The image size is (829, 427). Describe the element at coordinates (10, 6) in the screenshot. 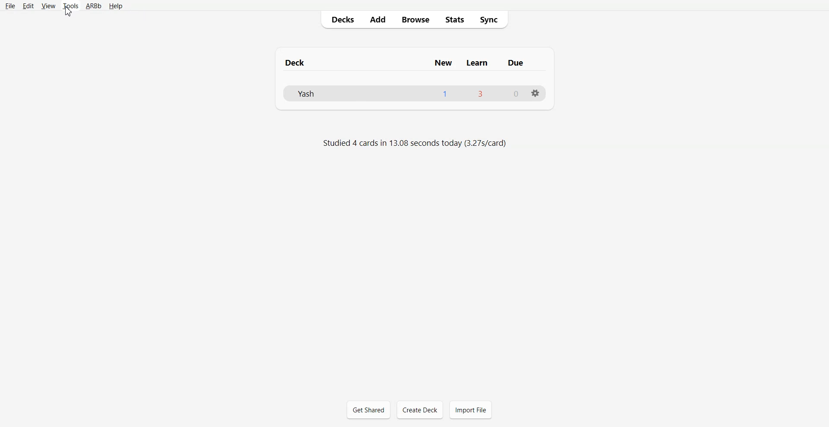

I see `File` at that location.